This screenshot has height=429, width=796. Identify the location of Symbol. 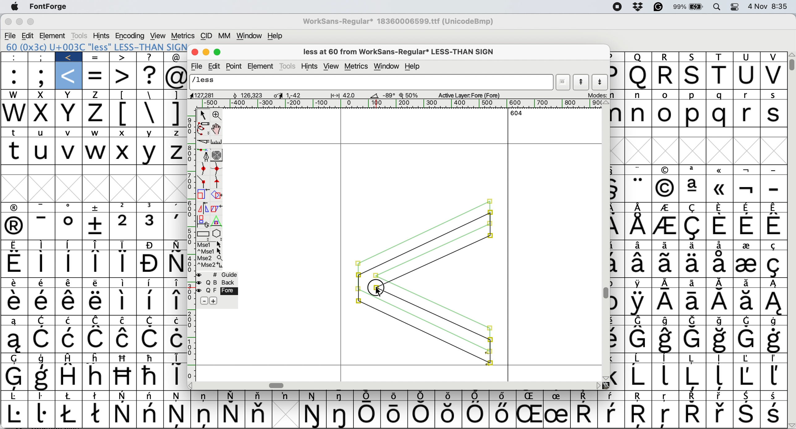
(369, 395).